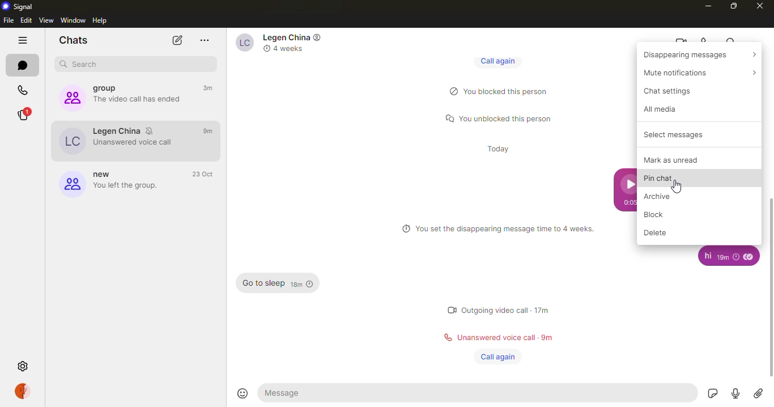  Describe the element at coordinates (500, 149) in the screenshot. I see `time` at that location.